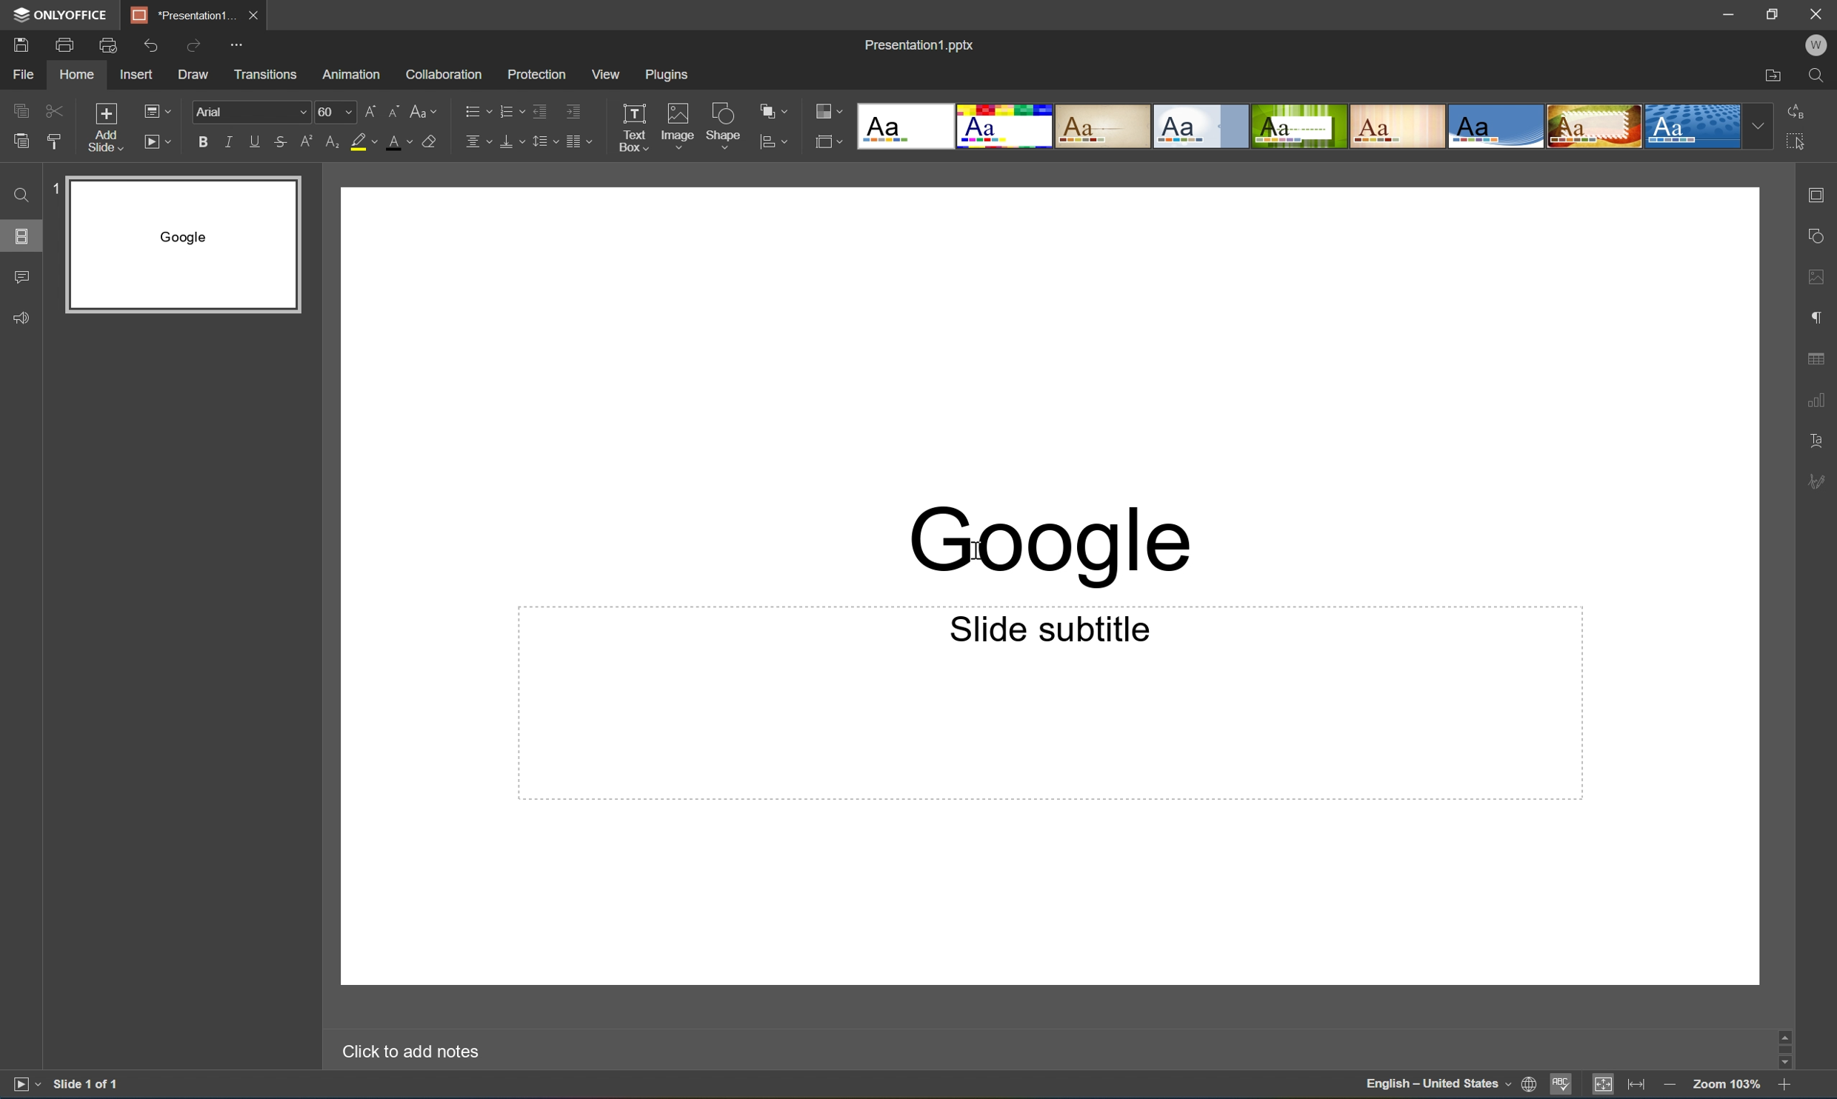 The image size is (1837, 1099). Describe the element at coordinates (159, 112) in the screenshot. I see `Change slide layout` at that location.